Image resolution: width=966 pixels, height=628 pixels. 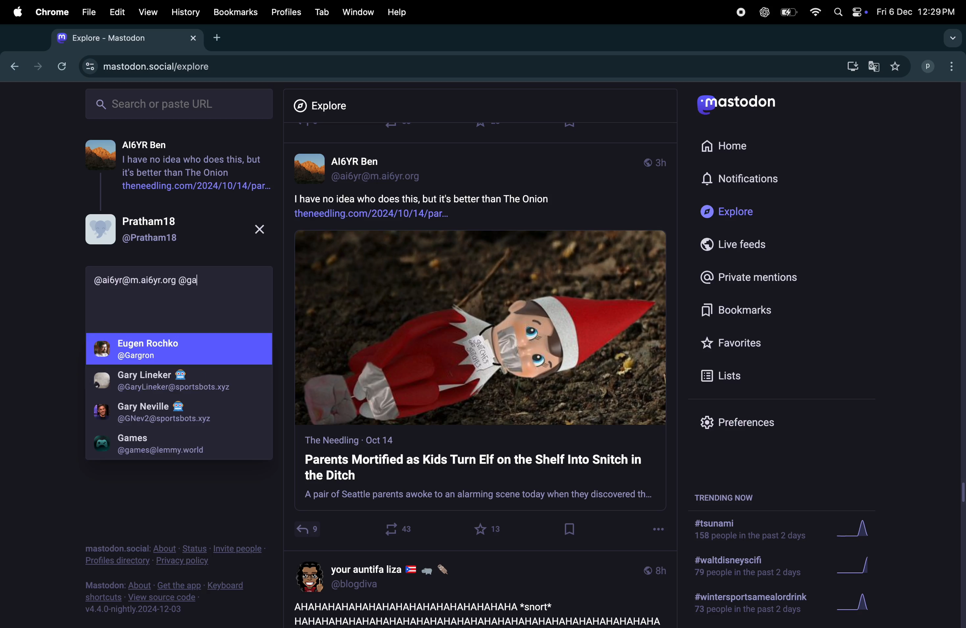 What do you see at coordinates (357, 12) in the screenshot?
I see `Window` at bounding box center [357, 12].